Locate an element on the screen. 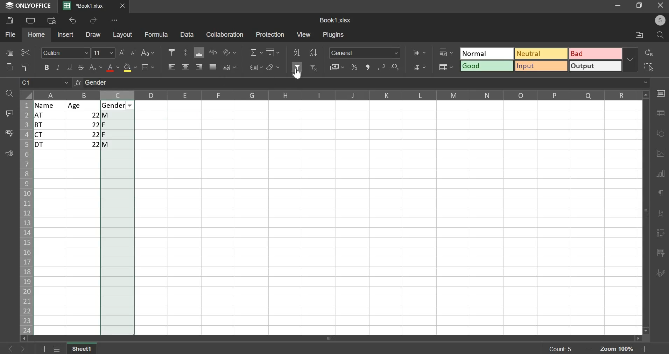 The width and height of the screenshot is (669, 354). dt is located at coordinates (51, 145).